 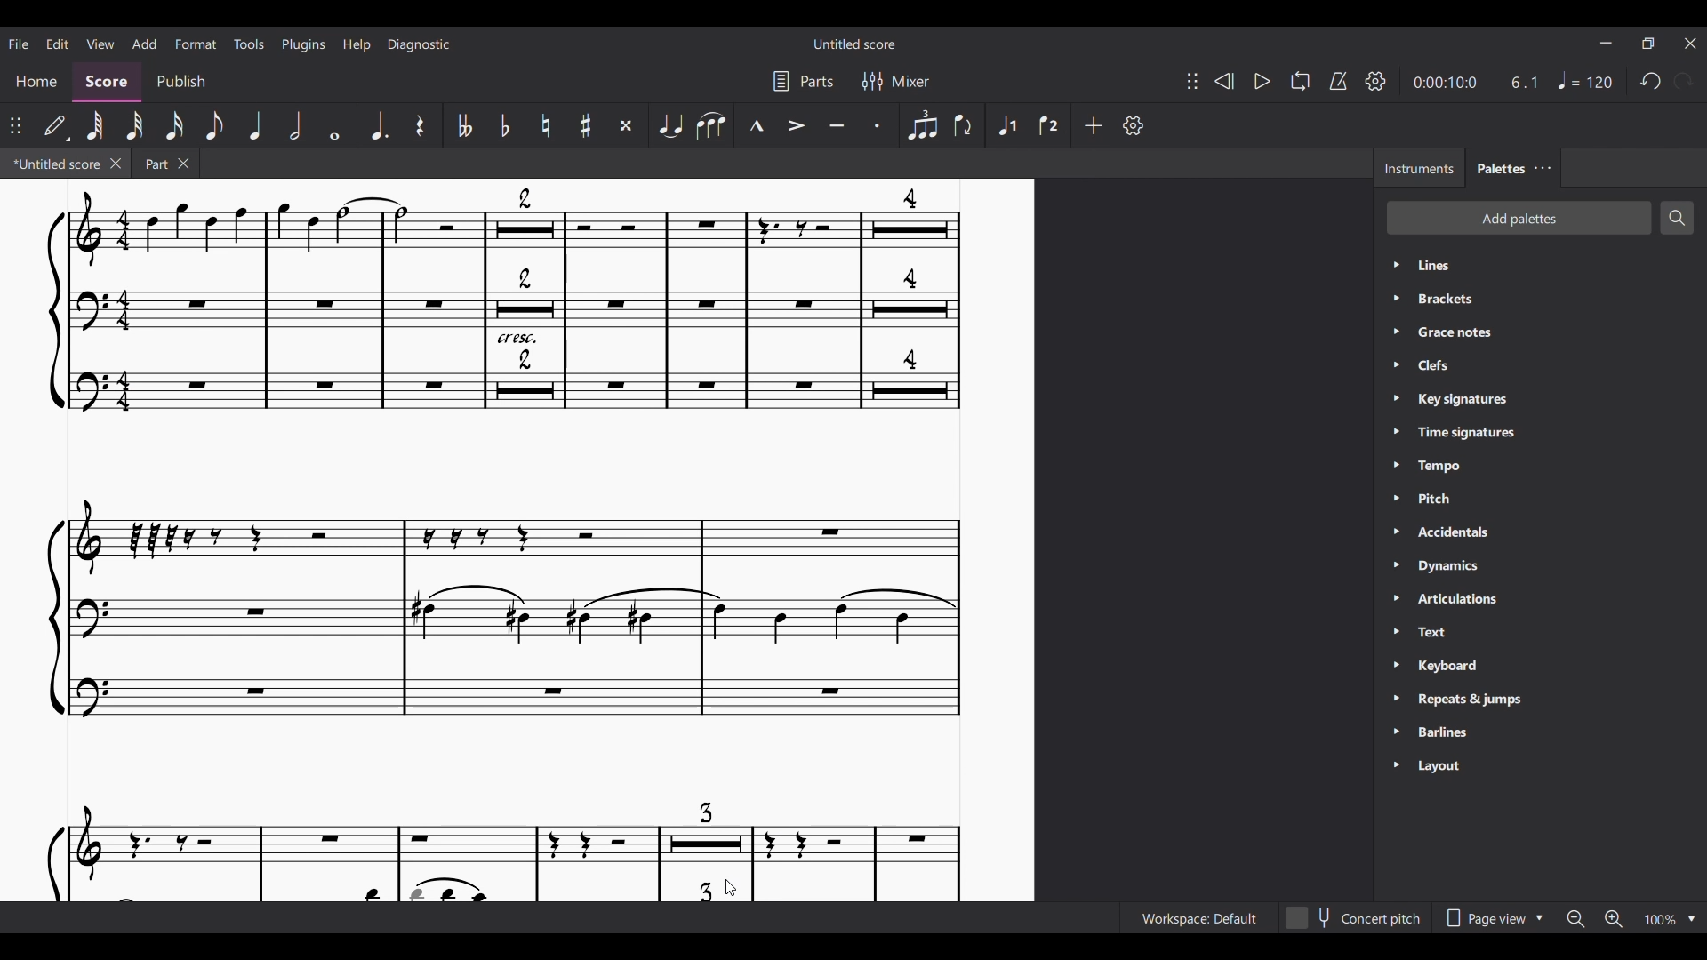 What do you see at coordinates (1647, 44) in the screenshot?
I see `Show interface in a smaller tab` at bounding box center [1647, 44].